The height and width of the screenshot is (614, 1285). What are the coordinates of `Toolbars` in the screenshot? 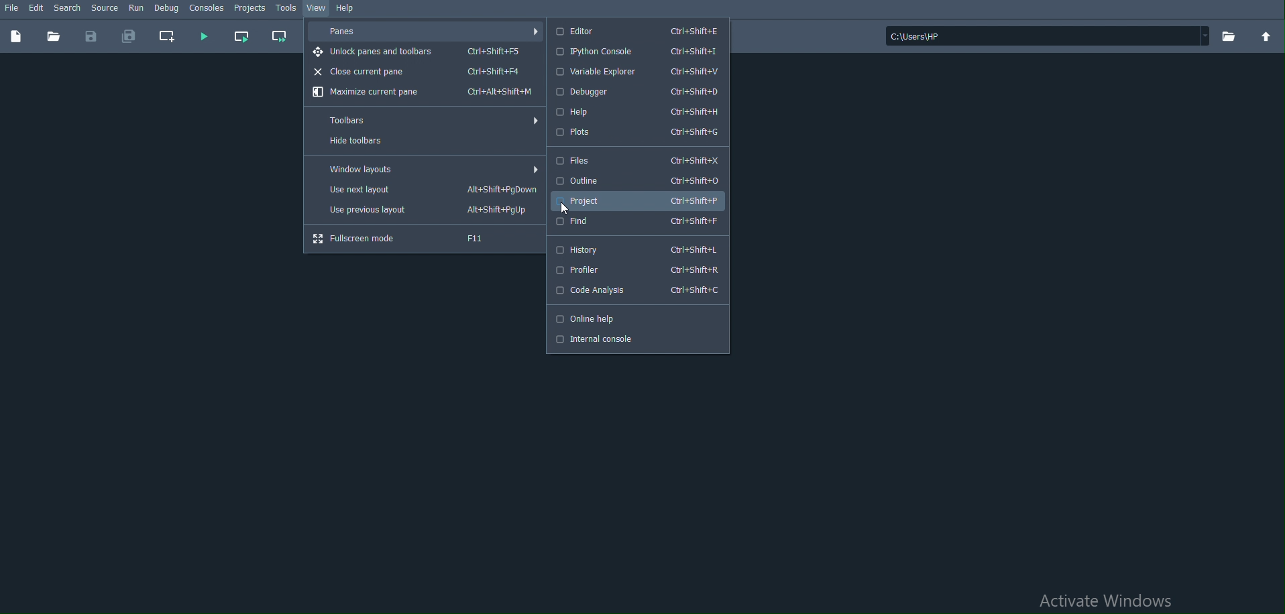 It's located at (423, 120).